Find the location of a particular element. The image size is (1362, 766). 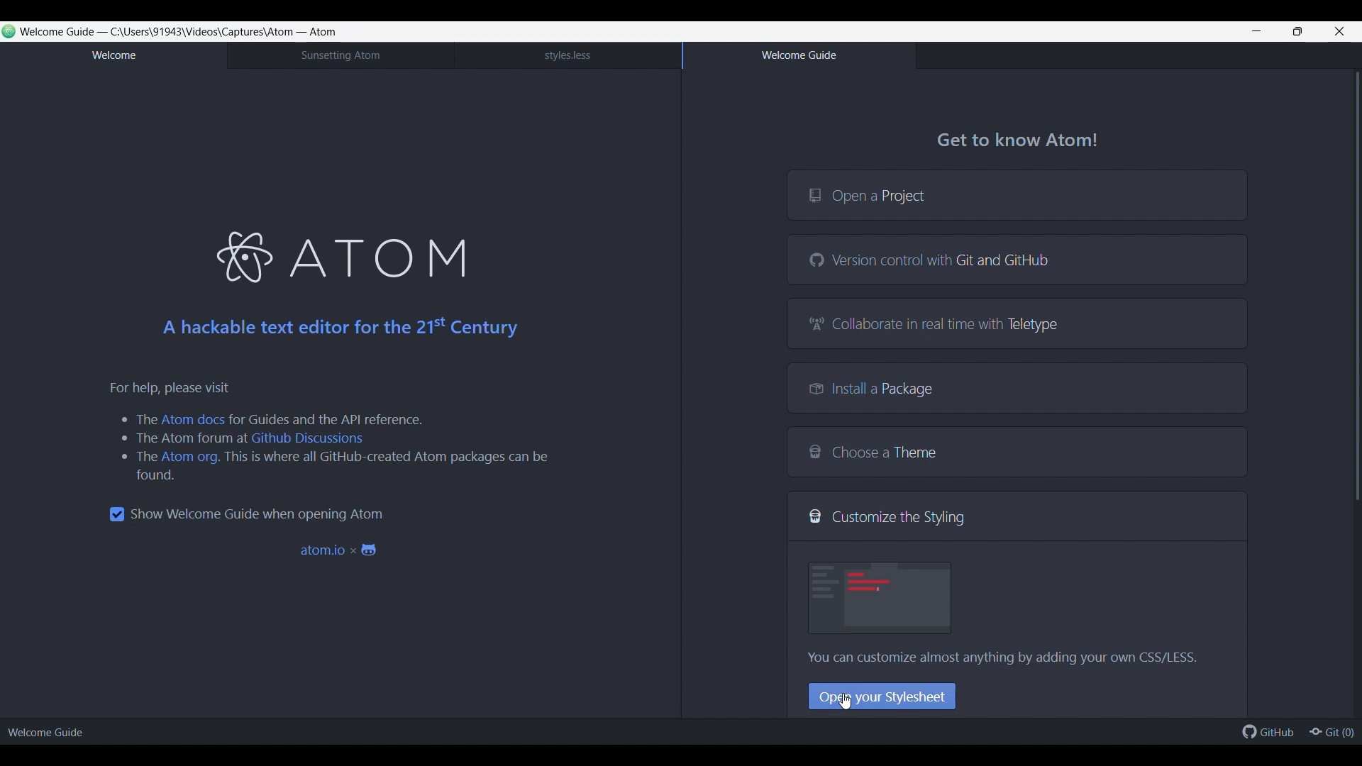

Vertical slide bar is located at coordinates (1358, 361).